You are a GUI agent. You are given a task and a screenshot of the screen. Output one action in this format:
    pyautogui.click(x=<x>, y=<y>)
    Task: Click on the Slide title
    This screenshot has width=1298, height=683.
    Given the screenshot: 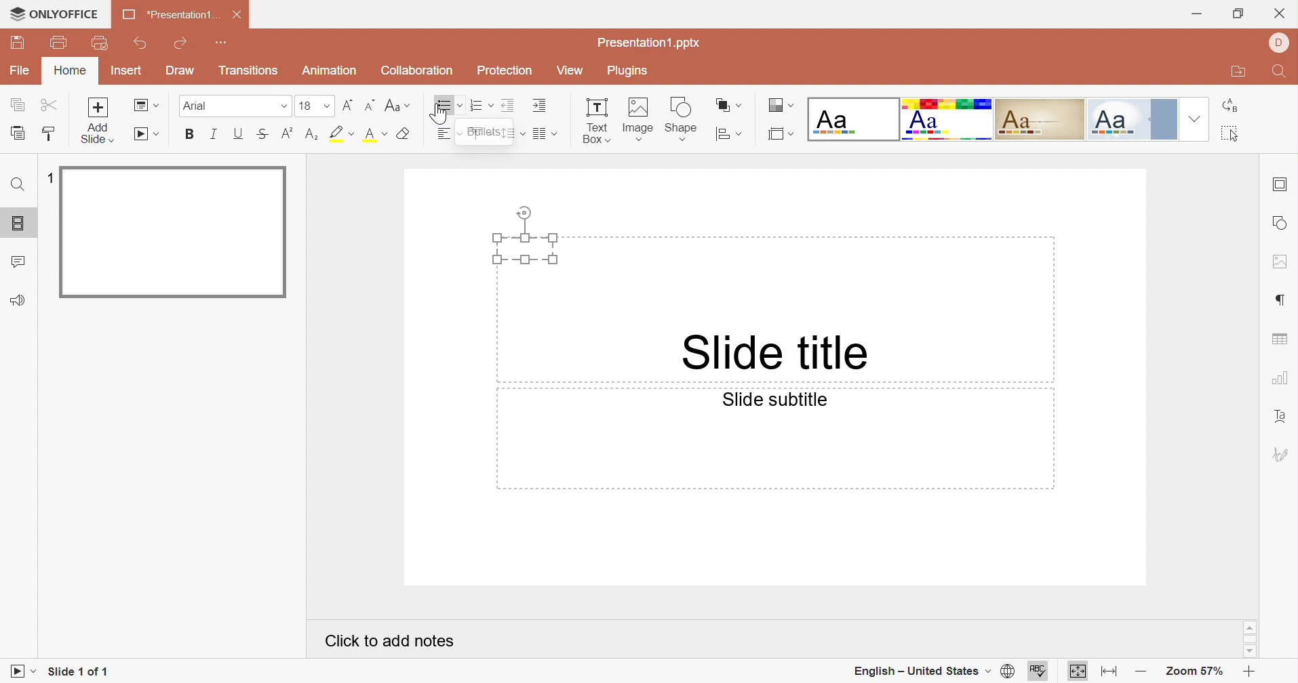 What is the action you would take?
    pyautogui.click(x=775, y=353)
    